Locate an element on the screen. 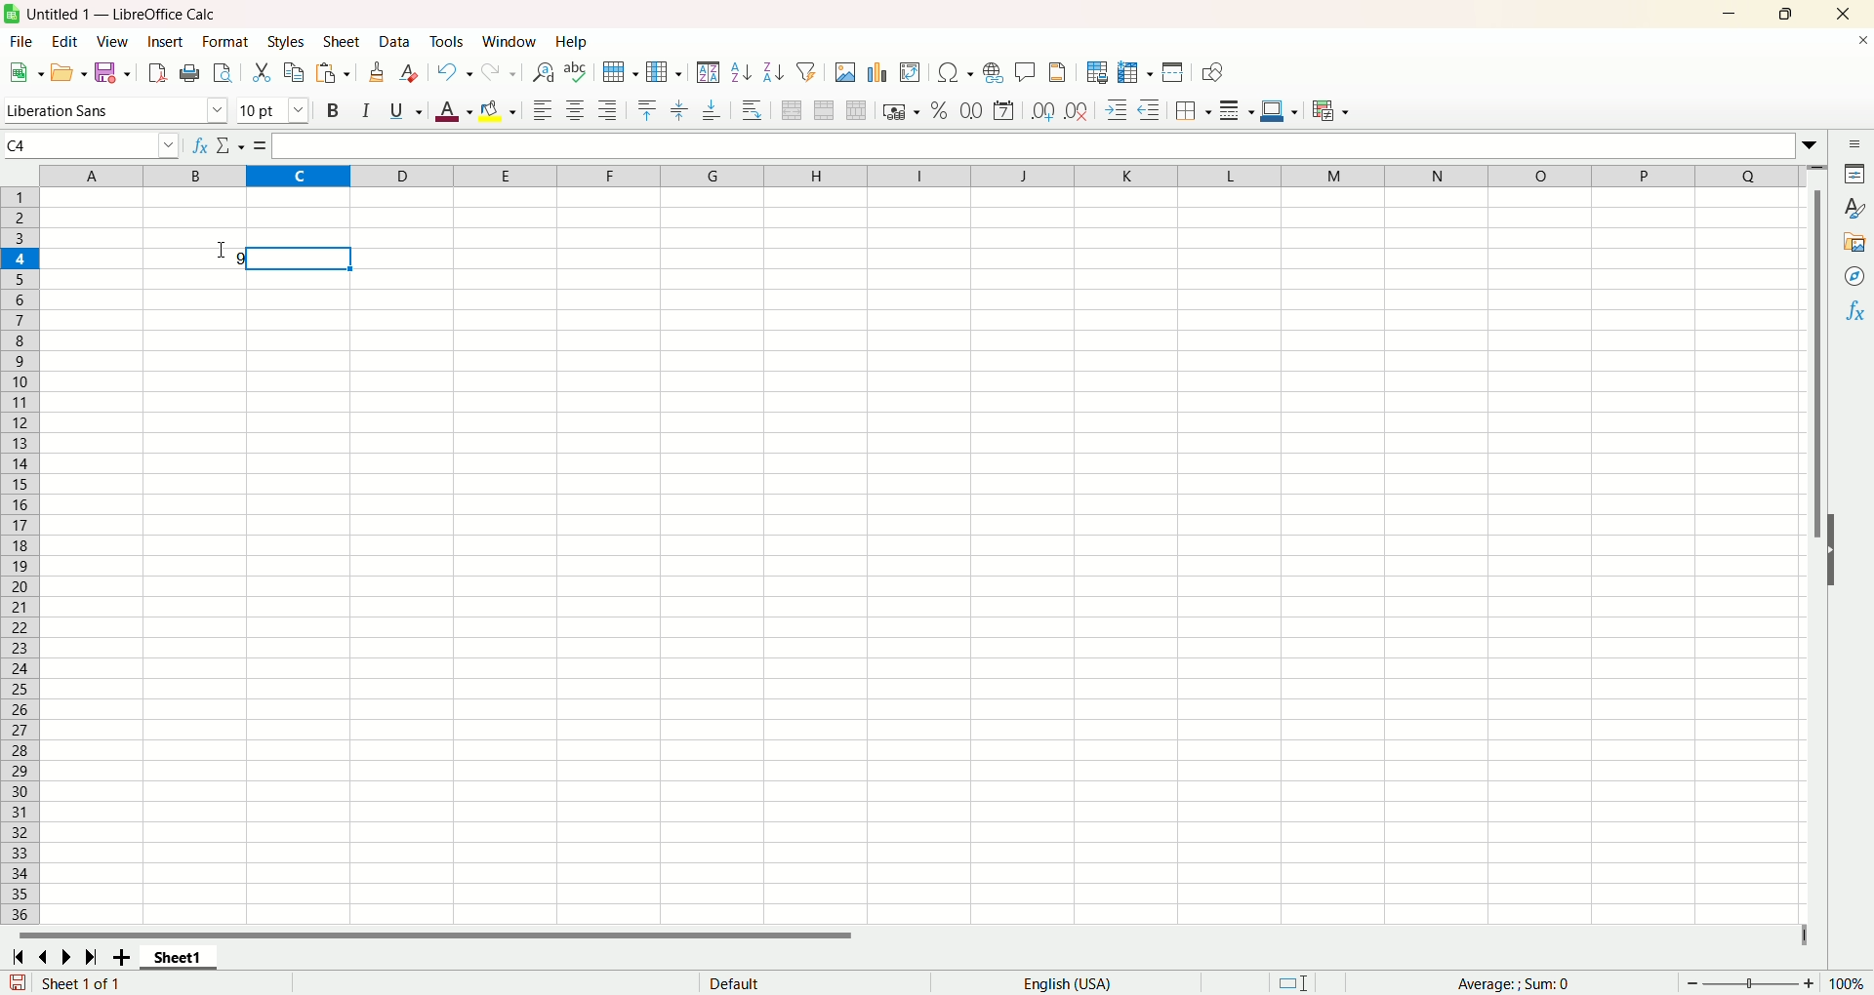 The image size is (1874, 995). expand formula is located at coordinates (1813, 144).